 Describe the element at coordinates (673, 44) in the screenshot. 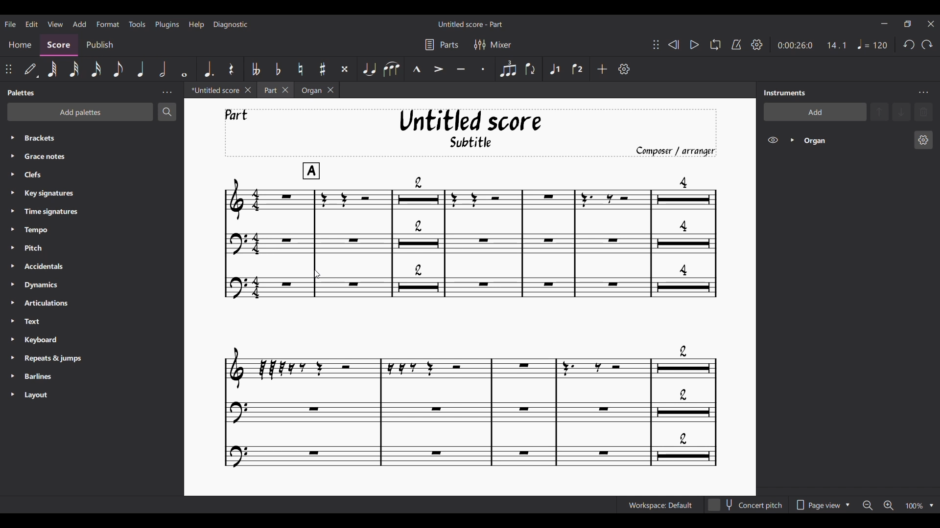

I see `Rewind` at that location.